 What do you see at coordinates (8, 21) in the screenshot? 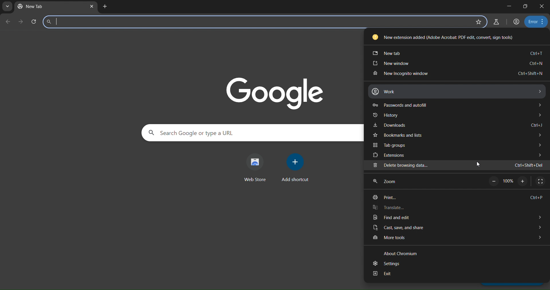
I see `go back one page` at bounding box center [8, 21].